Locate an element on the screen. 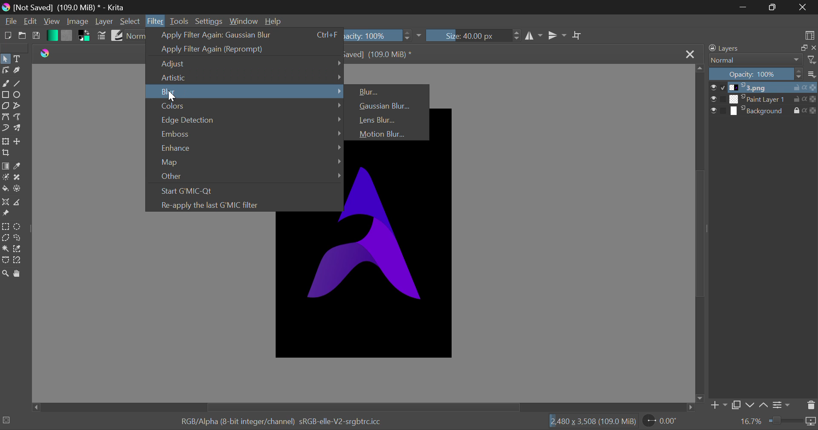 This screenshot has height=430, width=818. Move Layer Up is located at coordinates (764, 404).